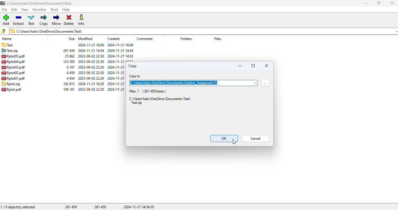 The width and height of the screenshot is (398, 210). Describe the element at coordinates (7, 45) in the screenshot. I see `folder name` at that location.